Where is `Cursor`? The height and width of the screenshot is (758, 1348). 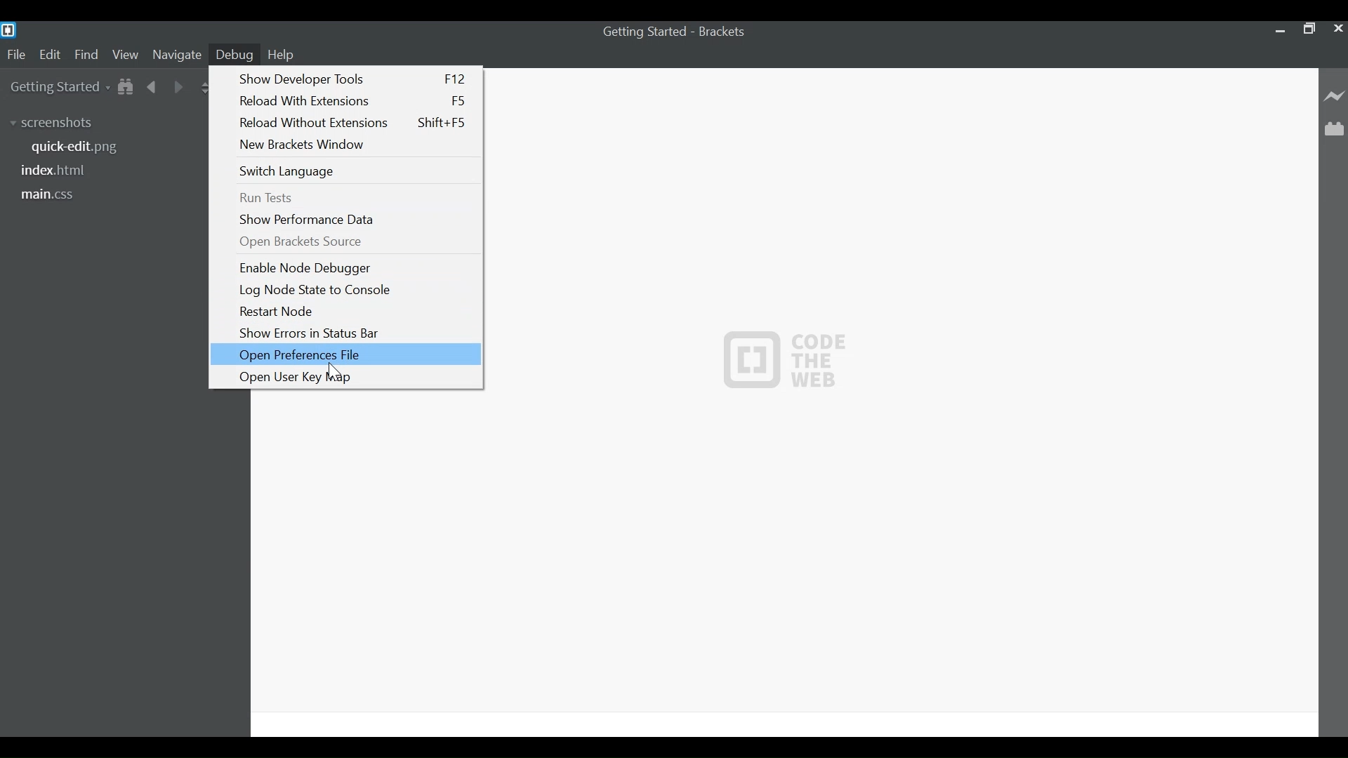 Cursor is located at coordinates (339, 371).